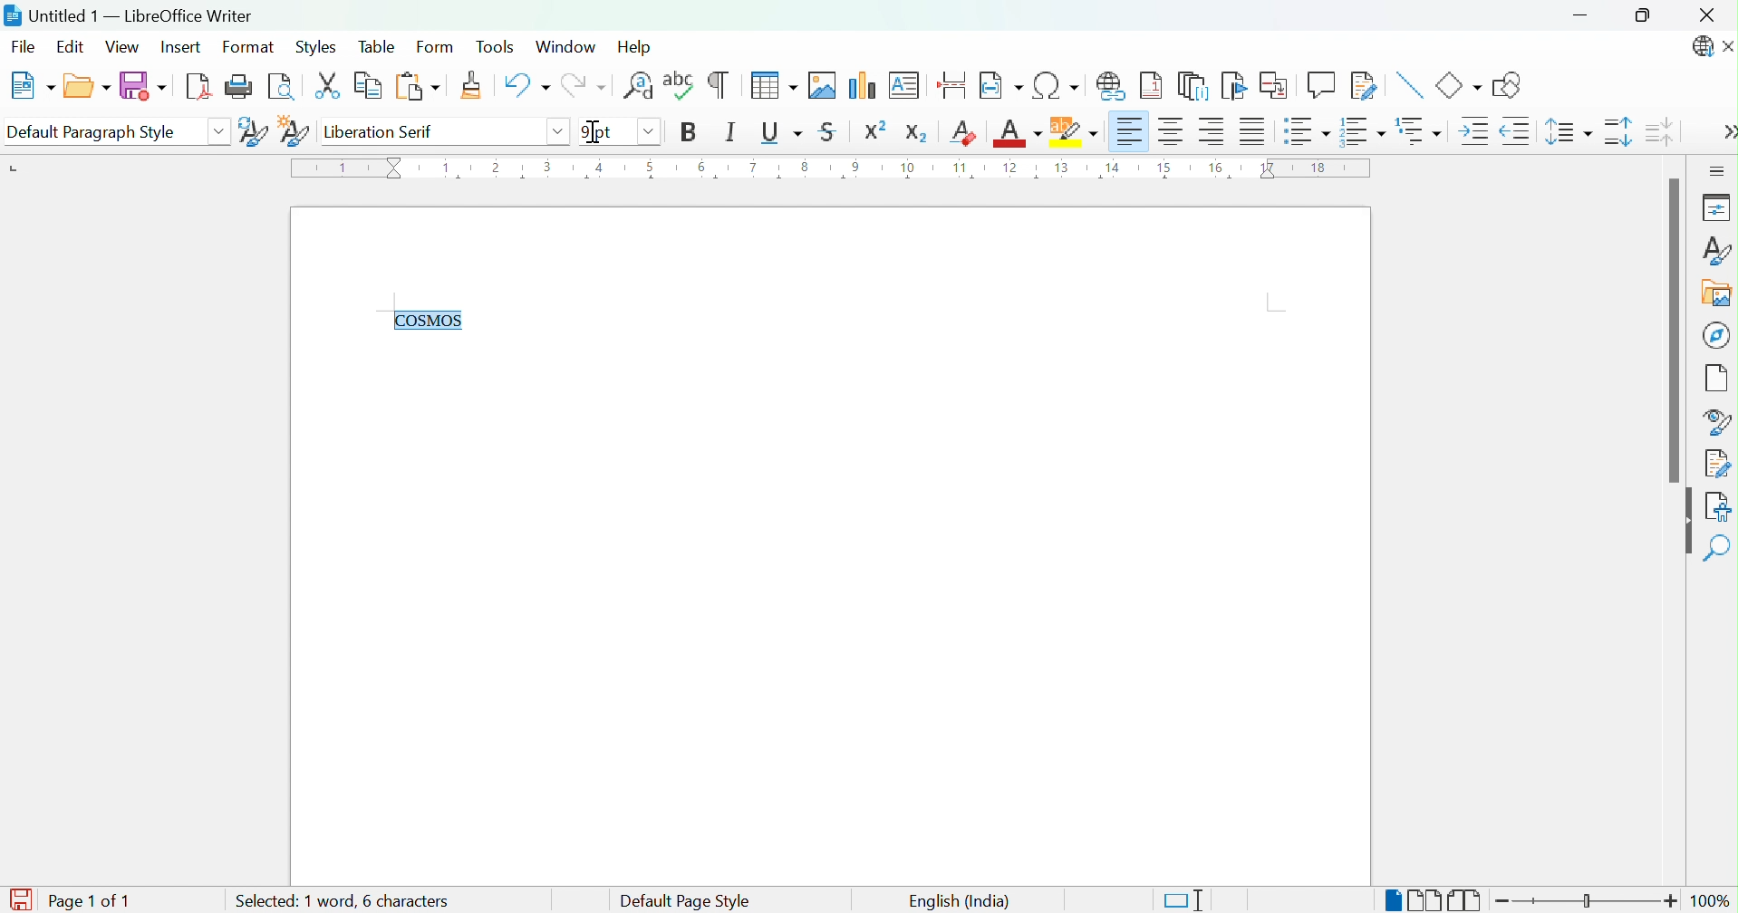  Describe the element at coordinates (1057, 86) in the screenshot. I see `Insert Special Characters` at that location.